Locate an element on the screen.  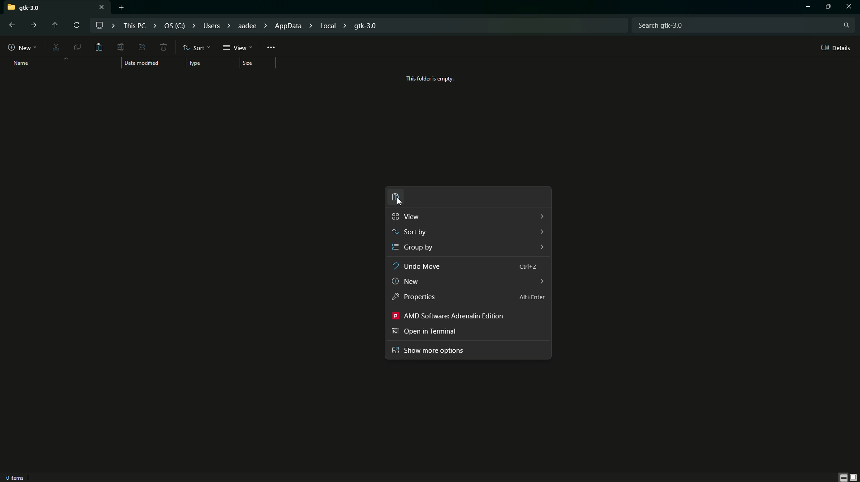
cursor is located at coordinates (404, 200).